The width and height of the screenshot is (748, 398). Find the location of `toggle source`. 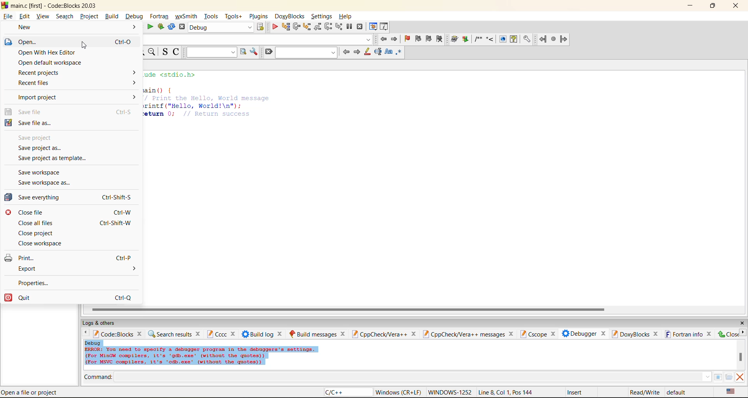

toggle source is located at coordinates (166, 51).